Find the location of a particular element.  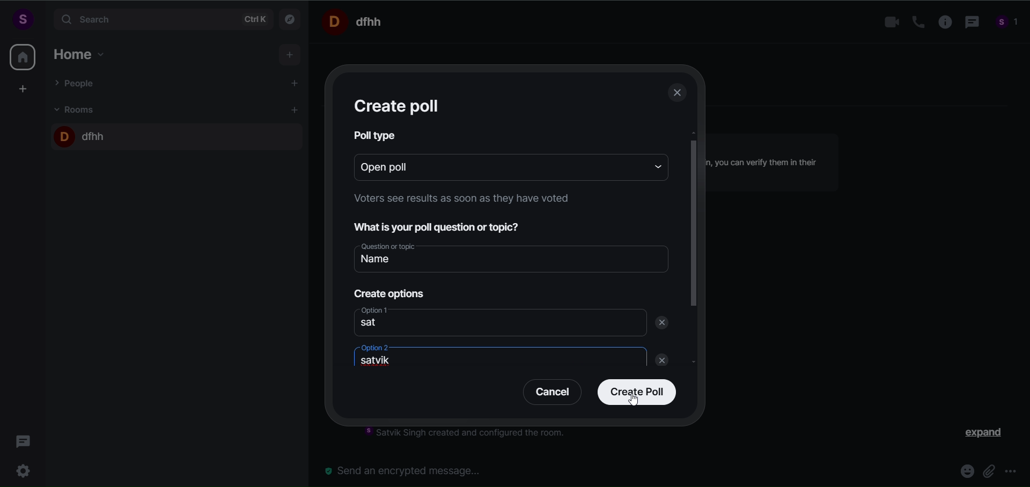

close is located at coordinates (658, 361).